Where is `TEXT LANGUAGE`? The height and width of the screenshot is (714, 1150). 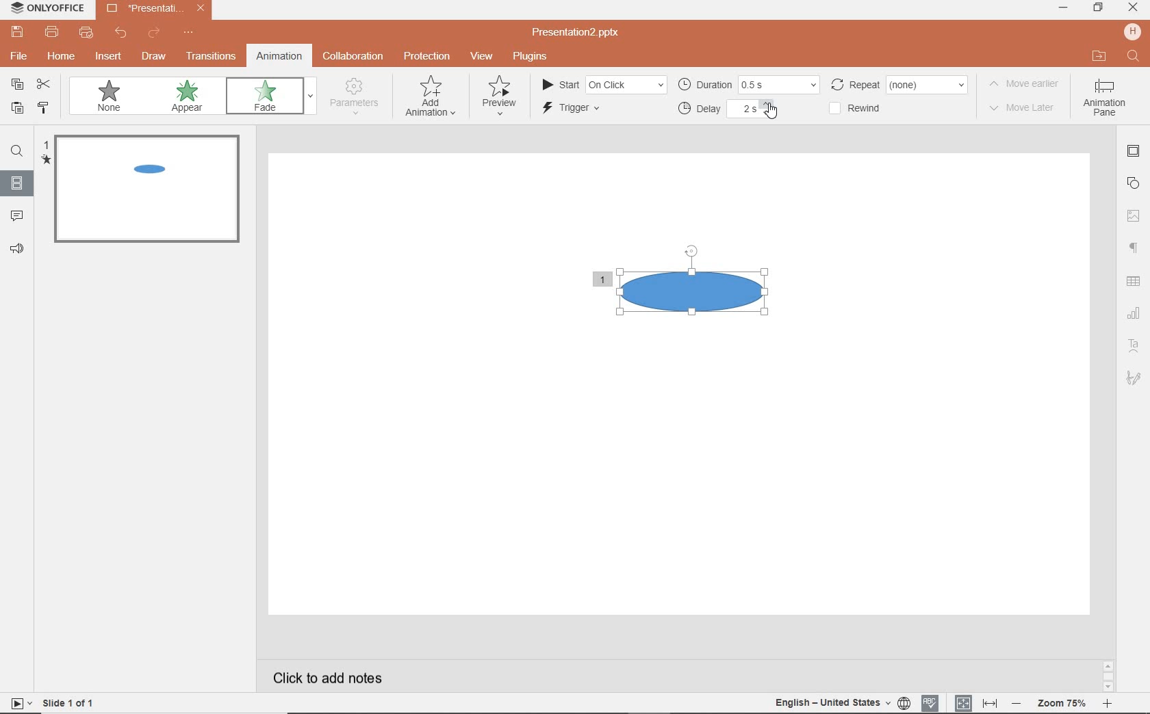 TEXT LANGUAGE is located at coordinates (842, 703).